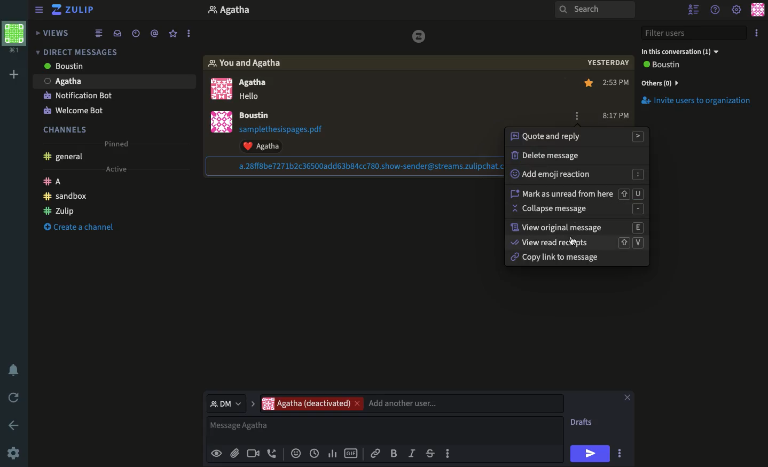  Describe the element at coordinates (575, 243) in the screenshot. I see `Click view read receipts` at that location.